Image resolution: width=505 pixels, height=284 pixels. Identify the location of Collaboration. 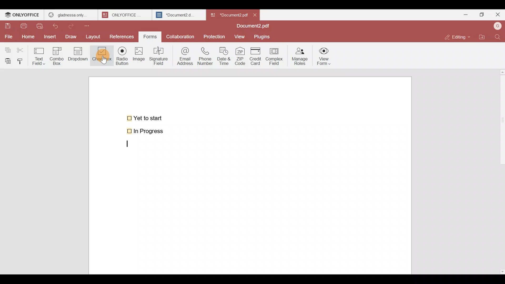
(181, 35).